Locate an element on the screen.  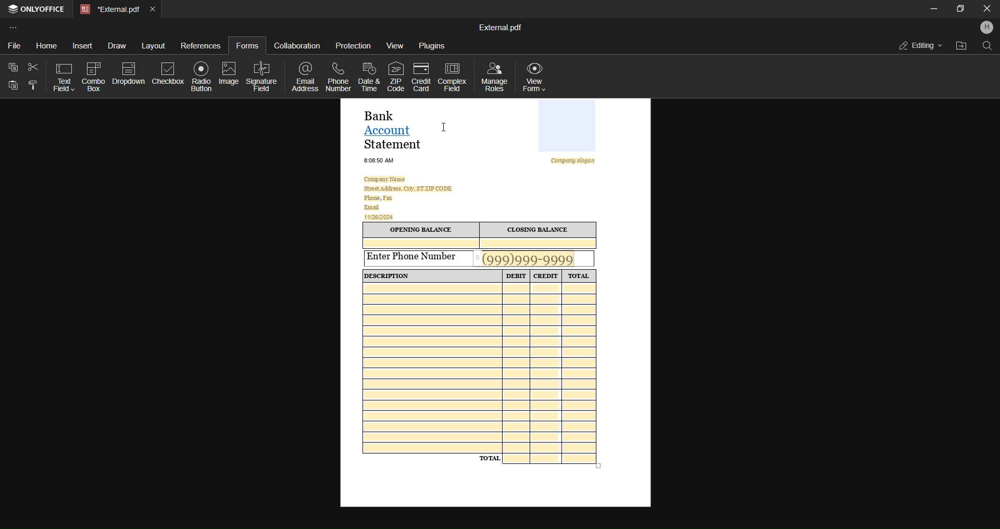
dropdown is located at coordinates (128, 72).